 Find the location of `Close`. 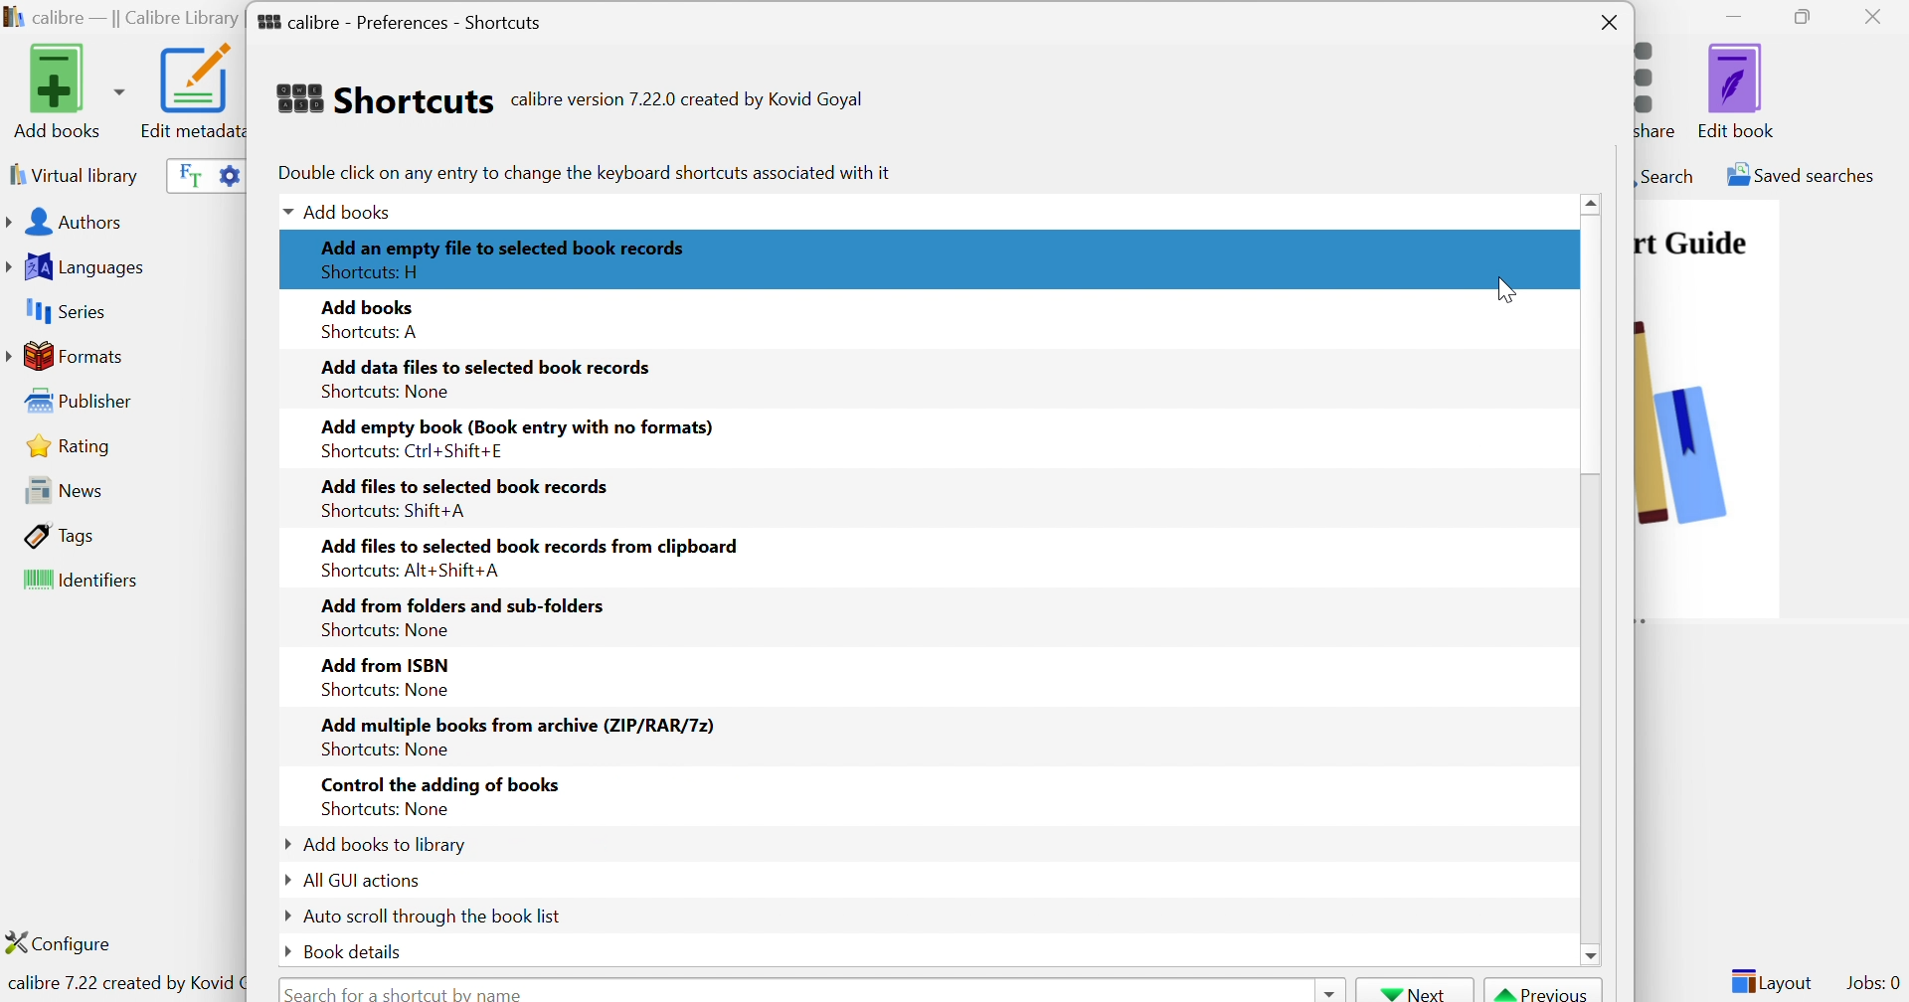

Close is located at coordinates (1610, 24).